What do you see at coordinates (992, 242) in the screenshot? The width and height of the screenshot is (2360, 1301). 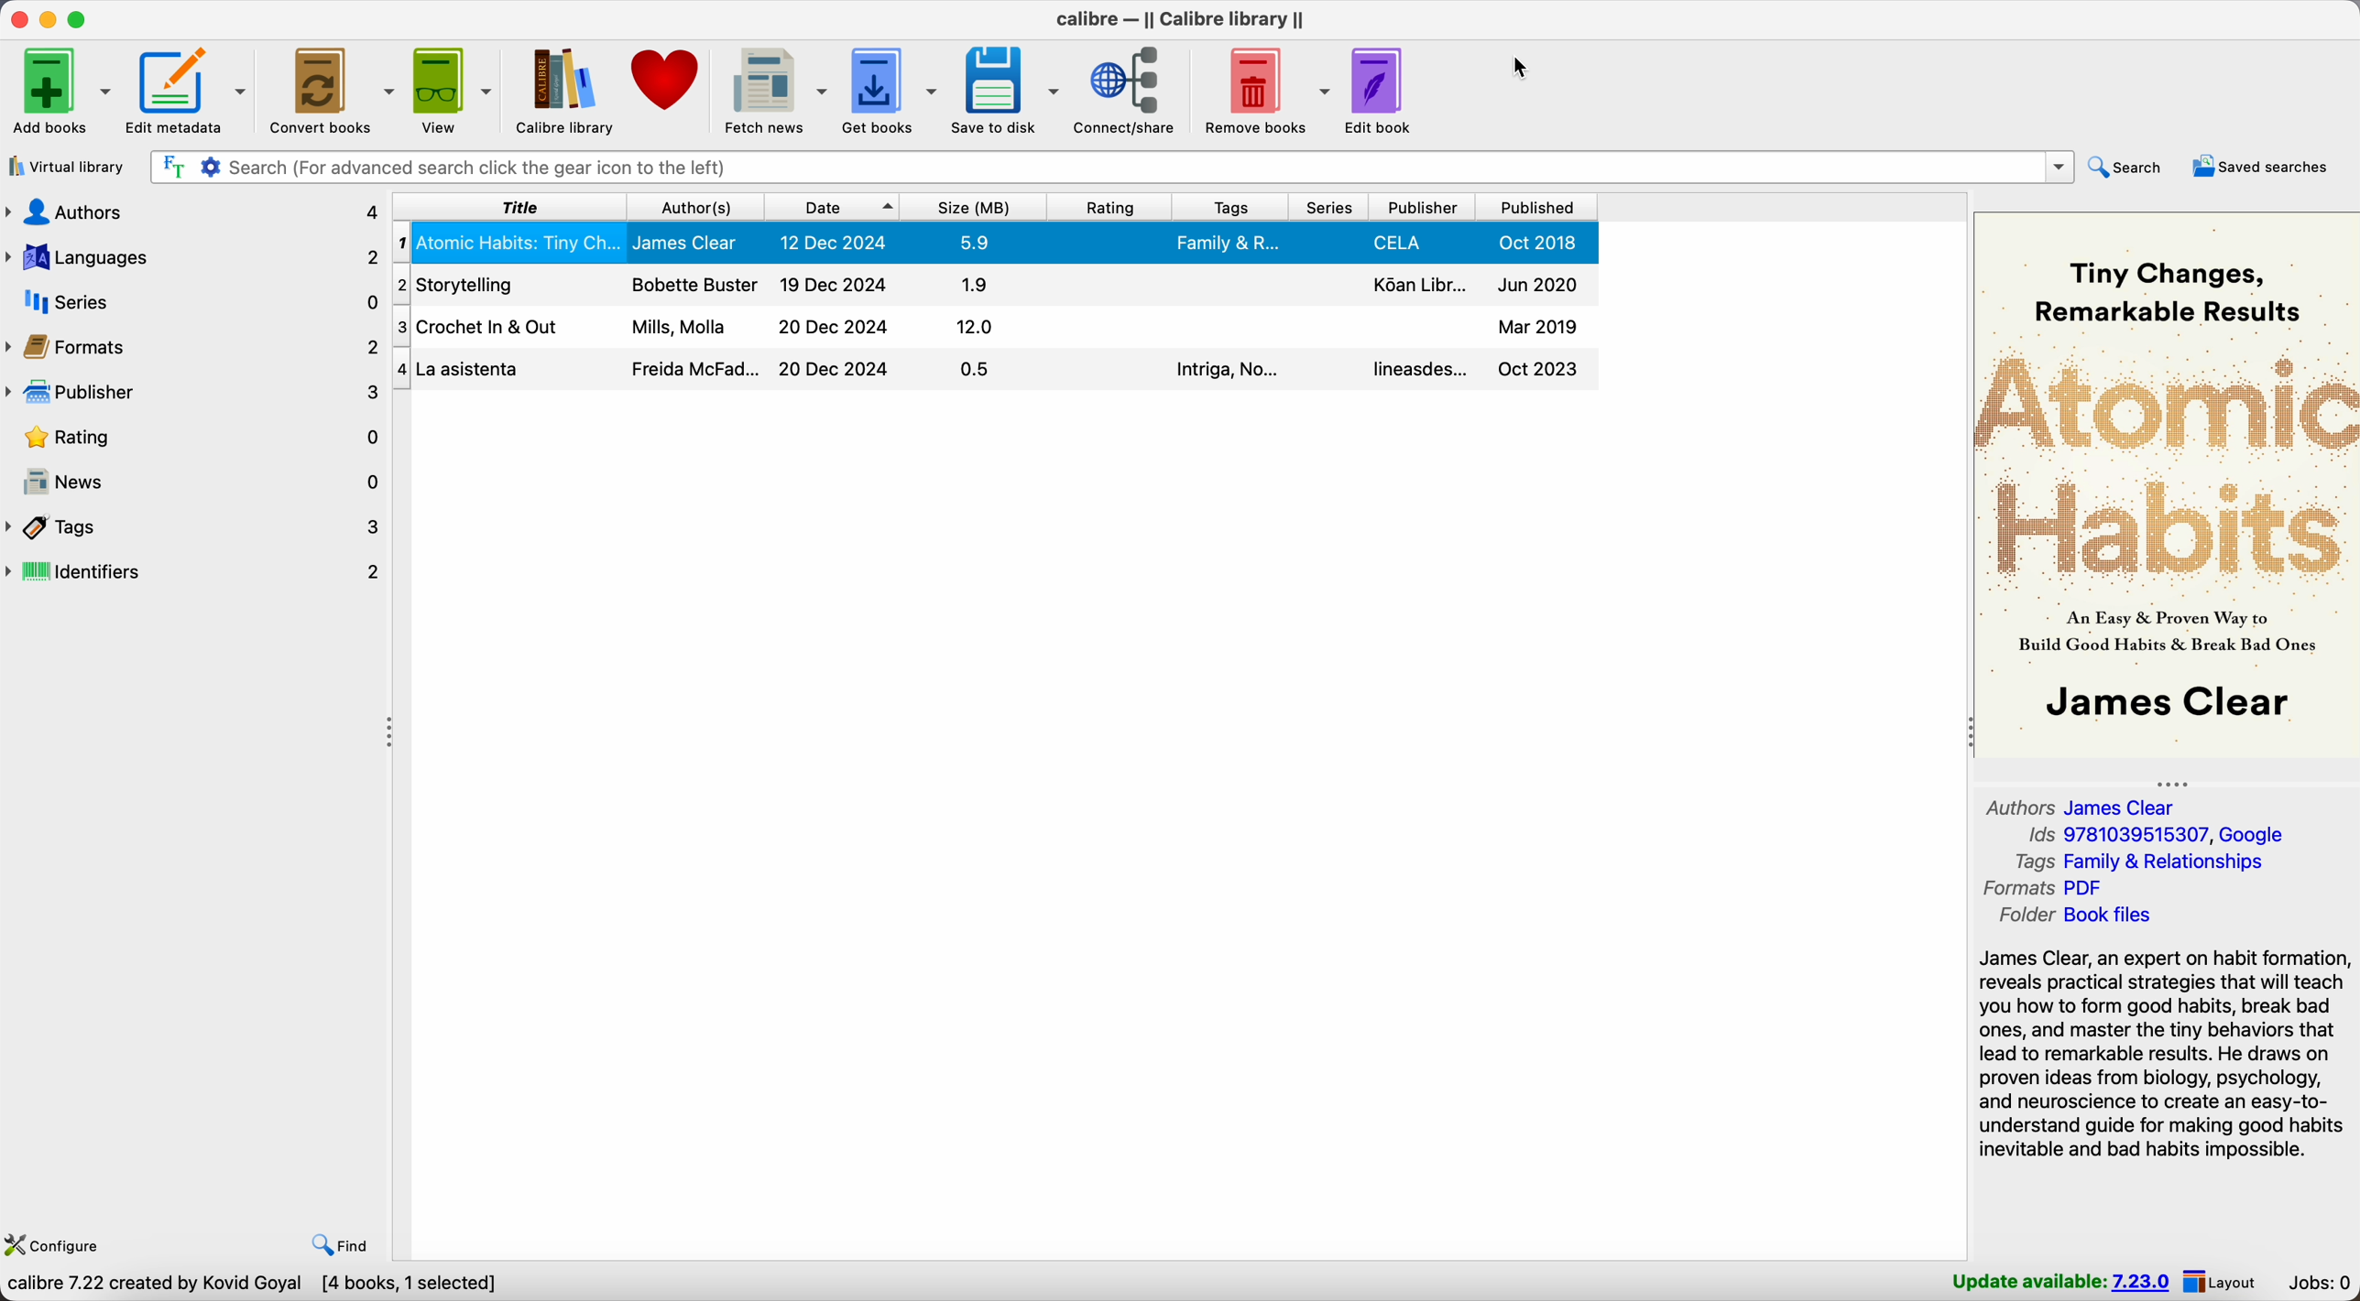 I see `Atomic Habits book details` at bounding box center [992, 242].